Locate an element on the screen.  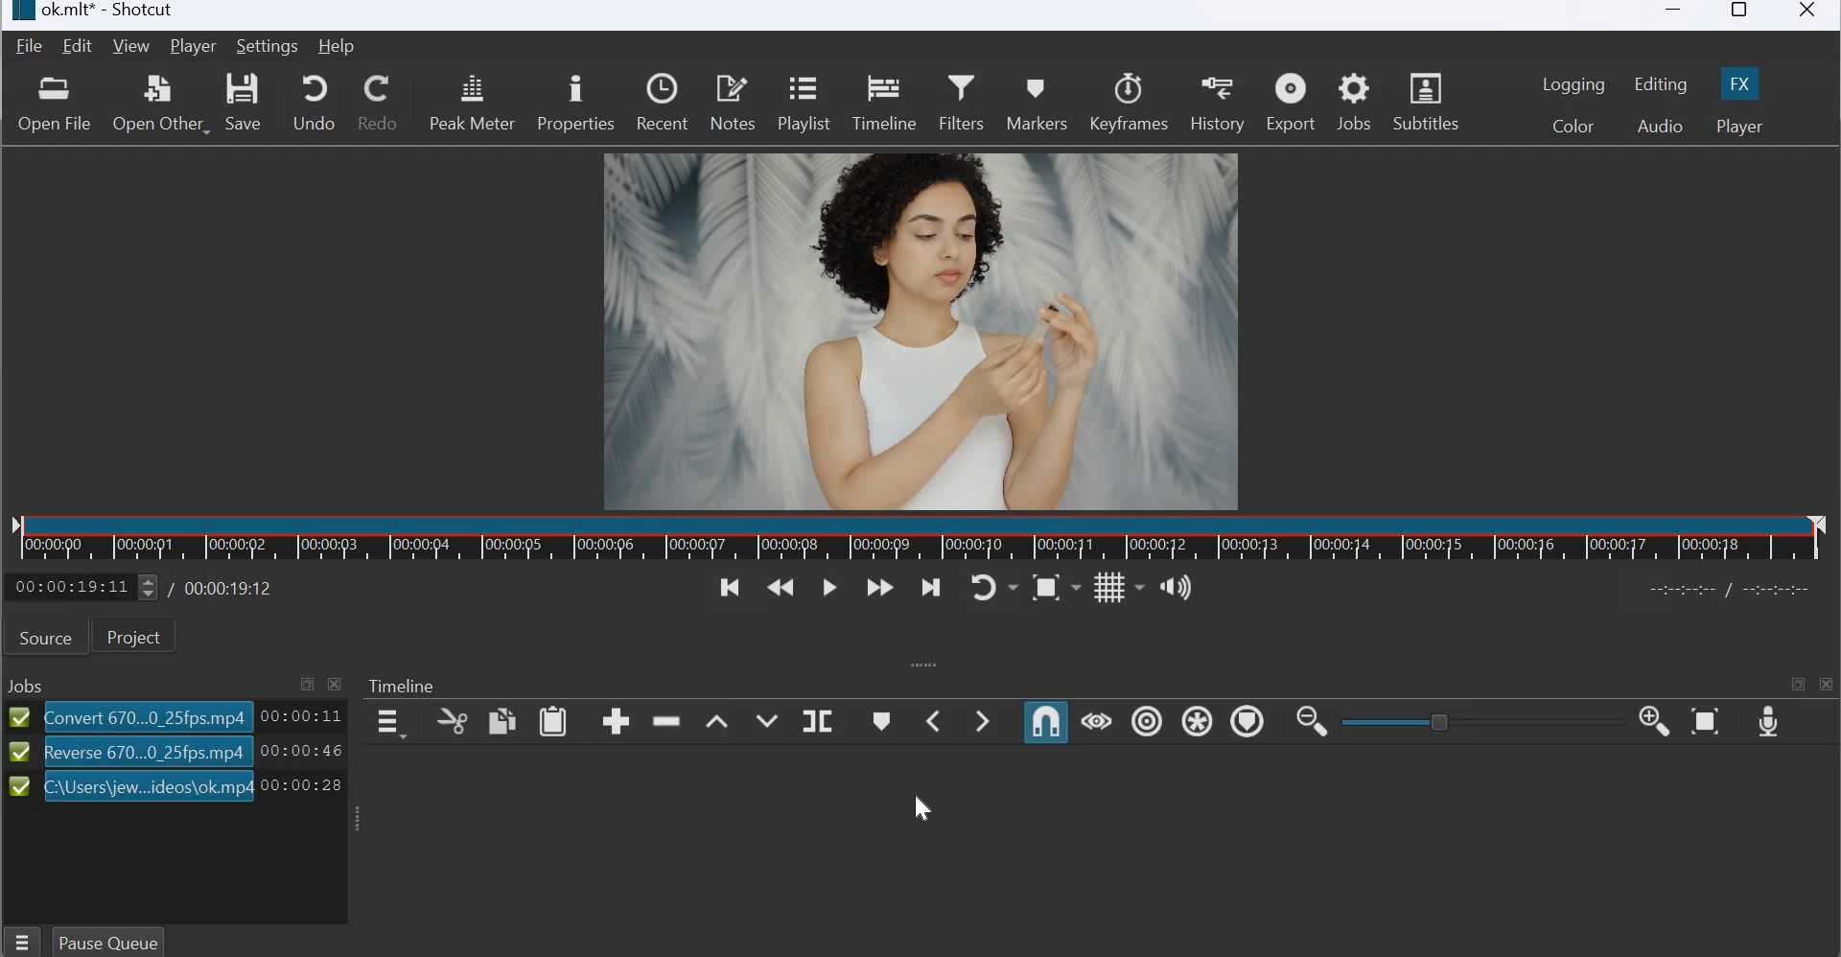
Edit is located at coordinates (80, 46).